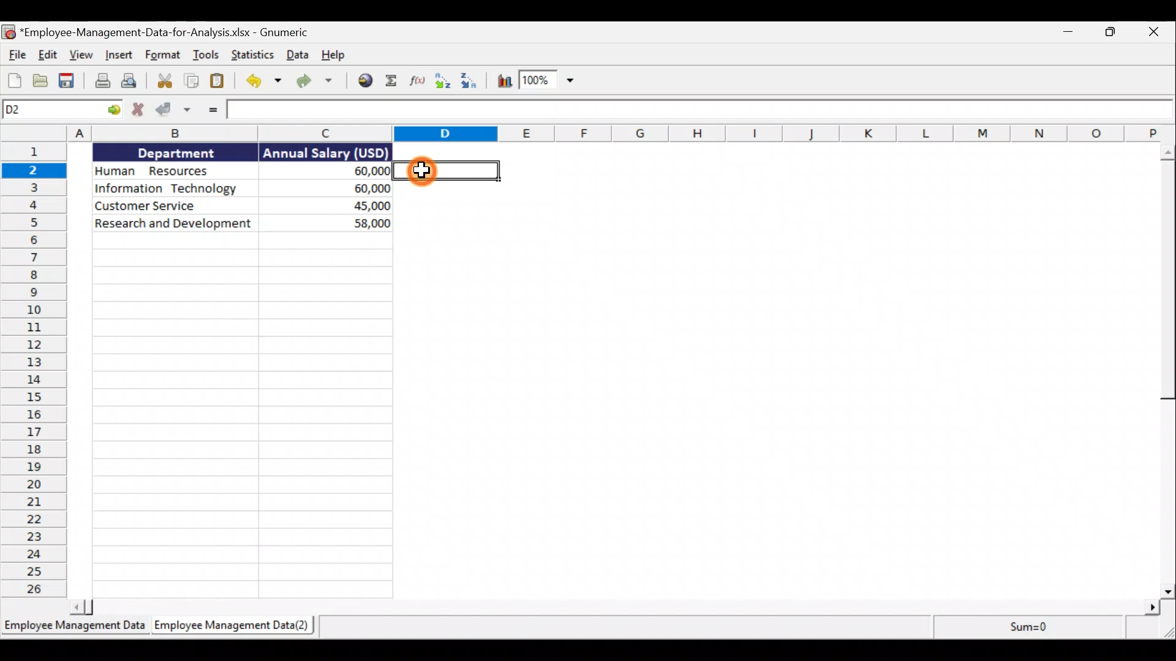 The height and width of the screenshot is (661, 1176). What do you see at coordinates (43, 80) in the screenshot?
I see `Open a file` at bounding box center [43, 80].